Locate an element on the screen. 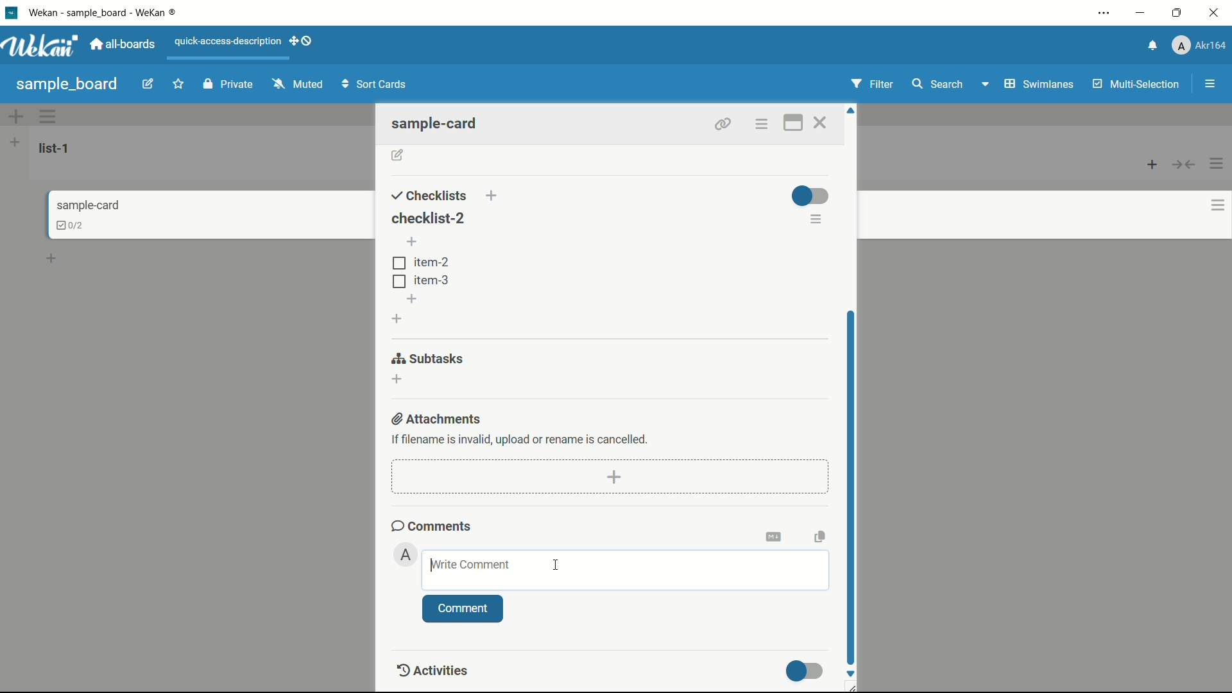 The width and height of the screenshot is (1232, 693). checklists is located at coordinates (429, 195).